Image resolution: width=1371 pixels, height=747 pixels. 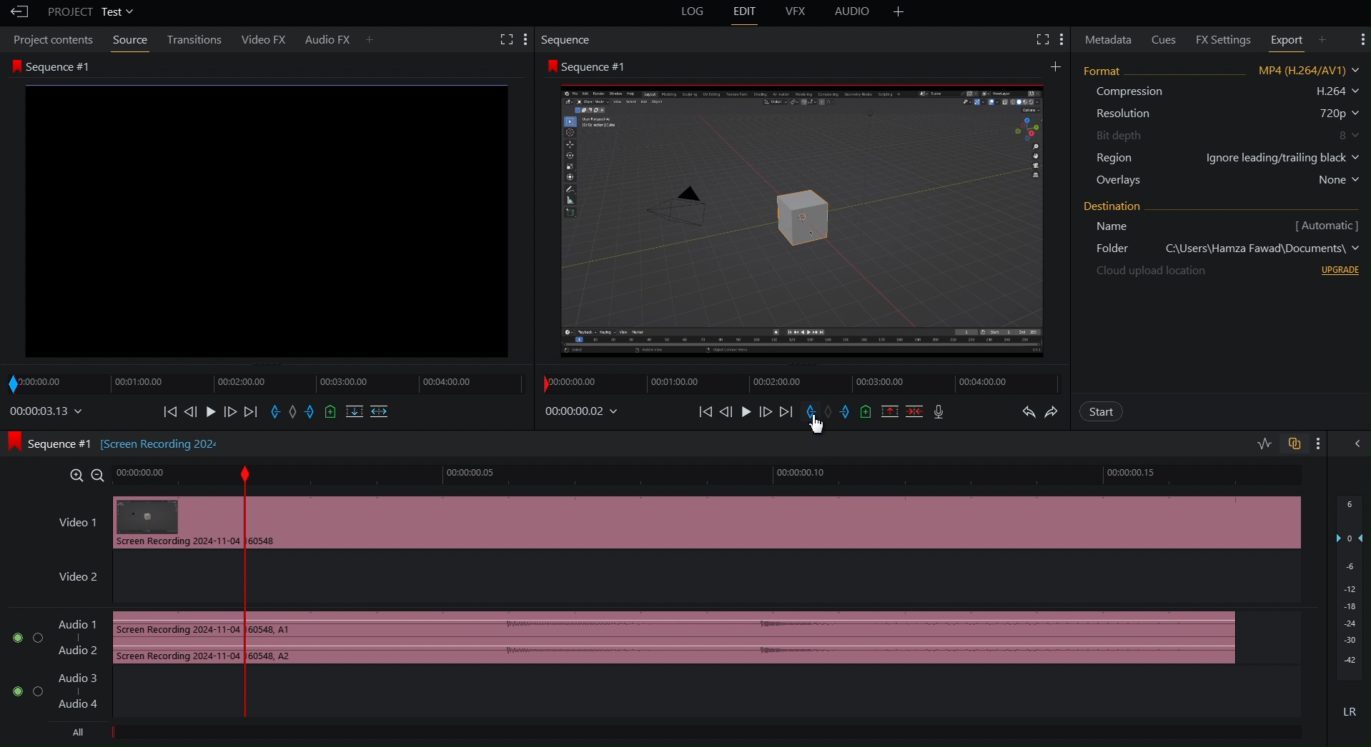 What do you see at coordinates (129, 41) in the screenshot?
I see `Source` at bounding box center [129, 41].